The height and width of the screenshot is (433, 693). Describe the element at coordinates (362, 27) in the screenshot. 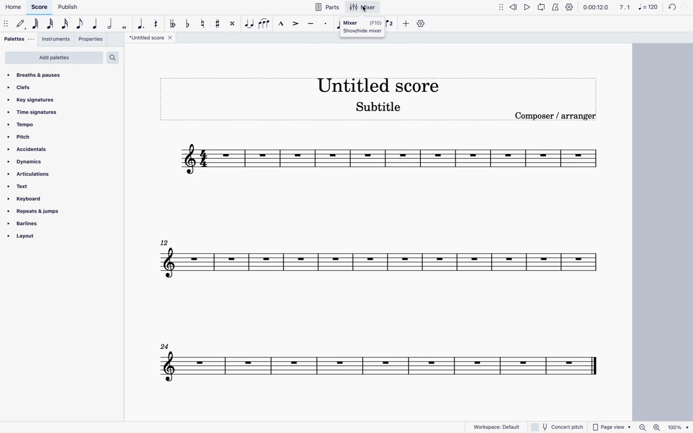

I see `mixer` at that location.